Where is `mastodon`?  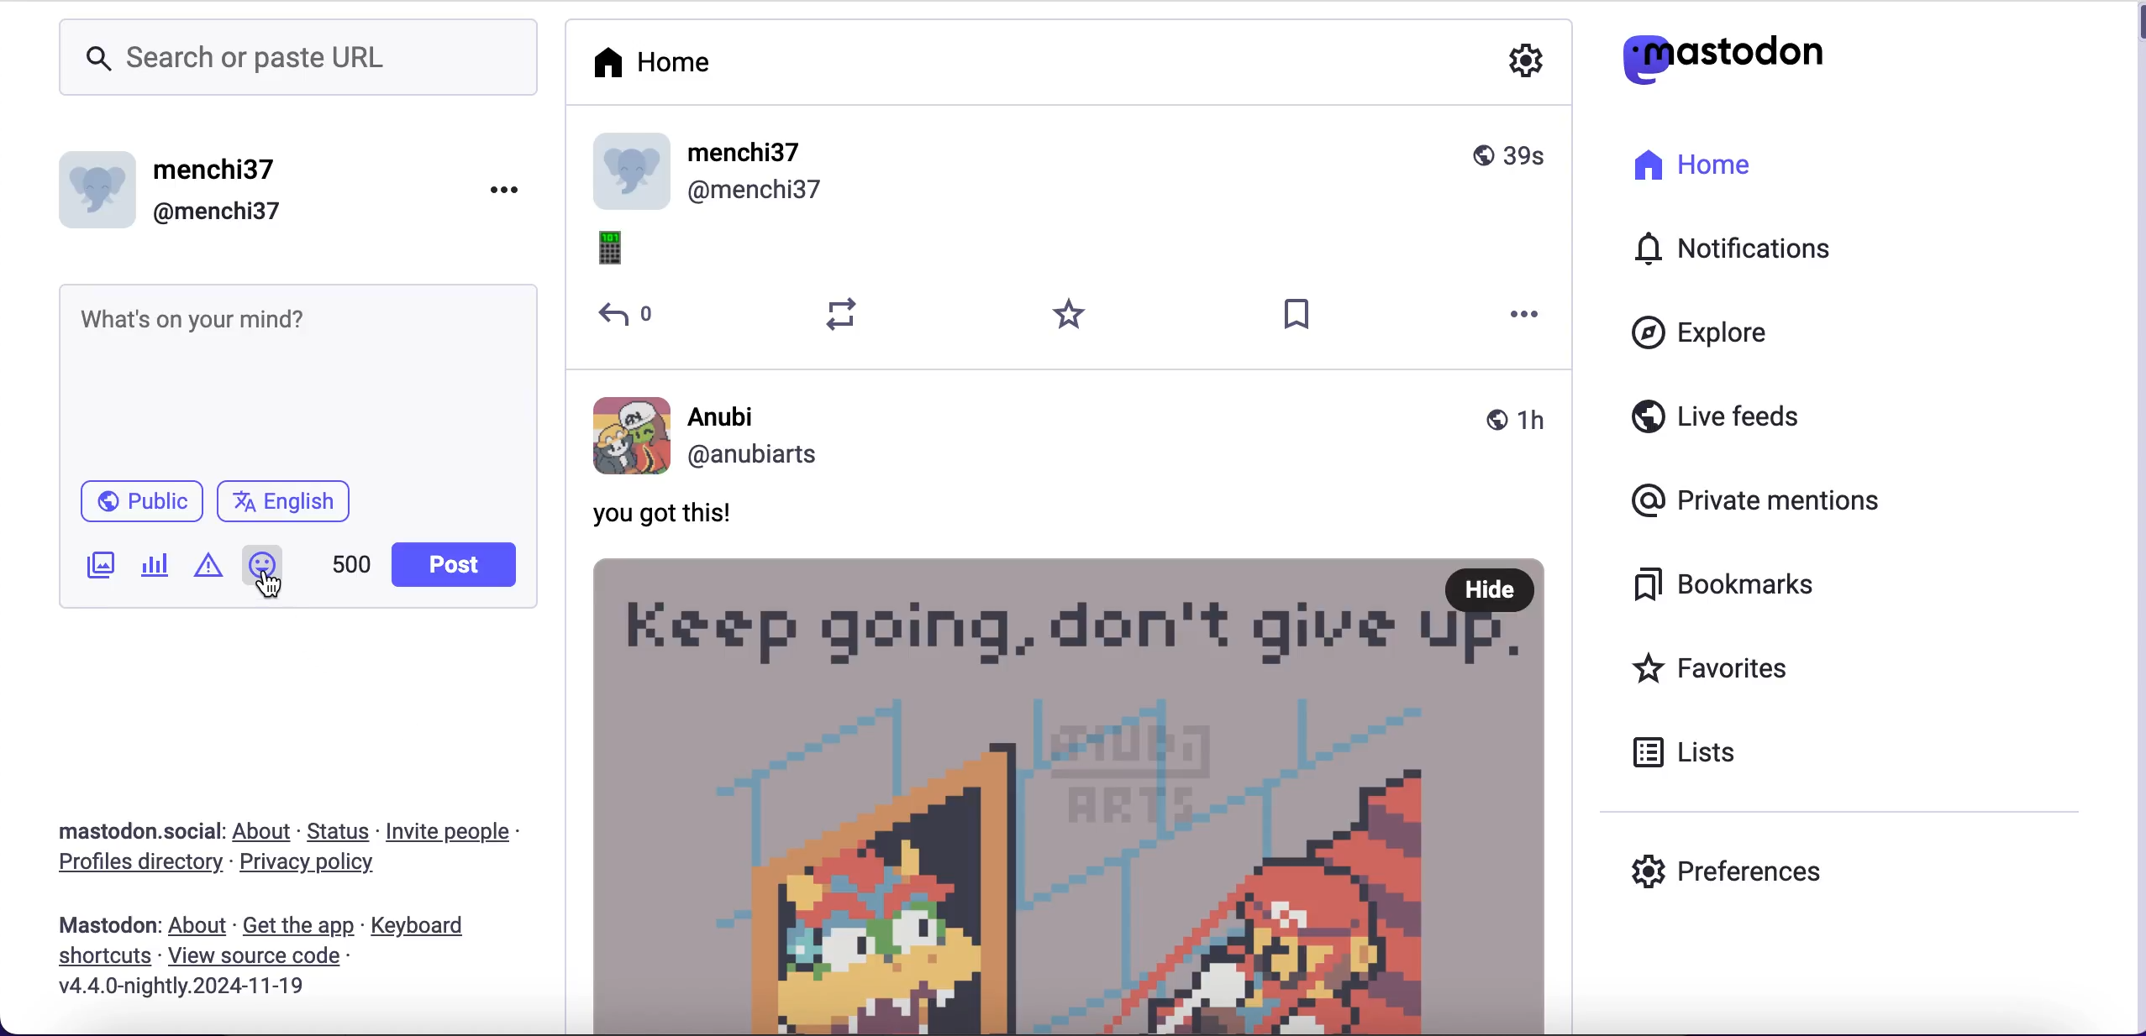 mastodon is located at coordinates (108, 925).